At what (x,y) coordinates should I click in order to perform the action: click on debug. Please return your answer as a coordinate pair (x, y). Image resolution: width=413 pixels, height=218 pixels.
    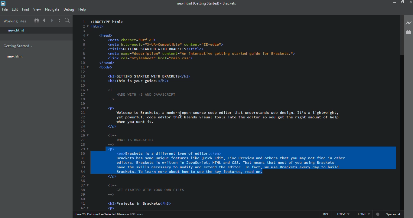
    Looking at the image, I should click on (68, 8).